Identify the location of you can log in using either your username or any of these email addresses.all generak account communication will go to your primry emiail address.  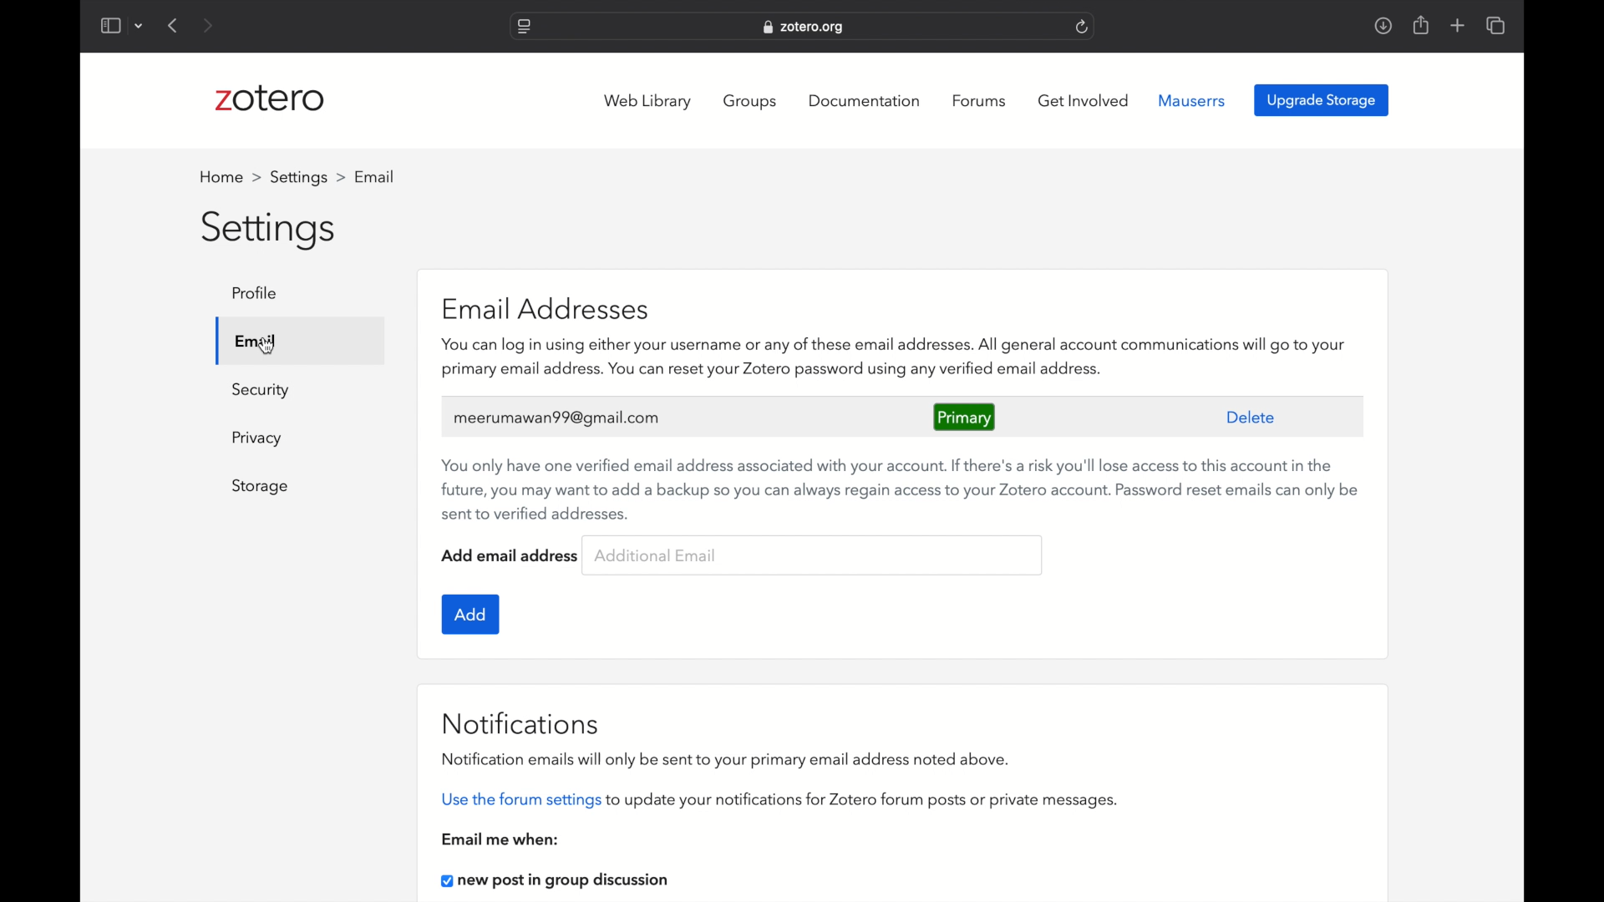
(896, 358).